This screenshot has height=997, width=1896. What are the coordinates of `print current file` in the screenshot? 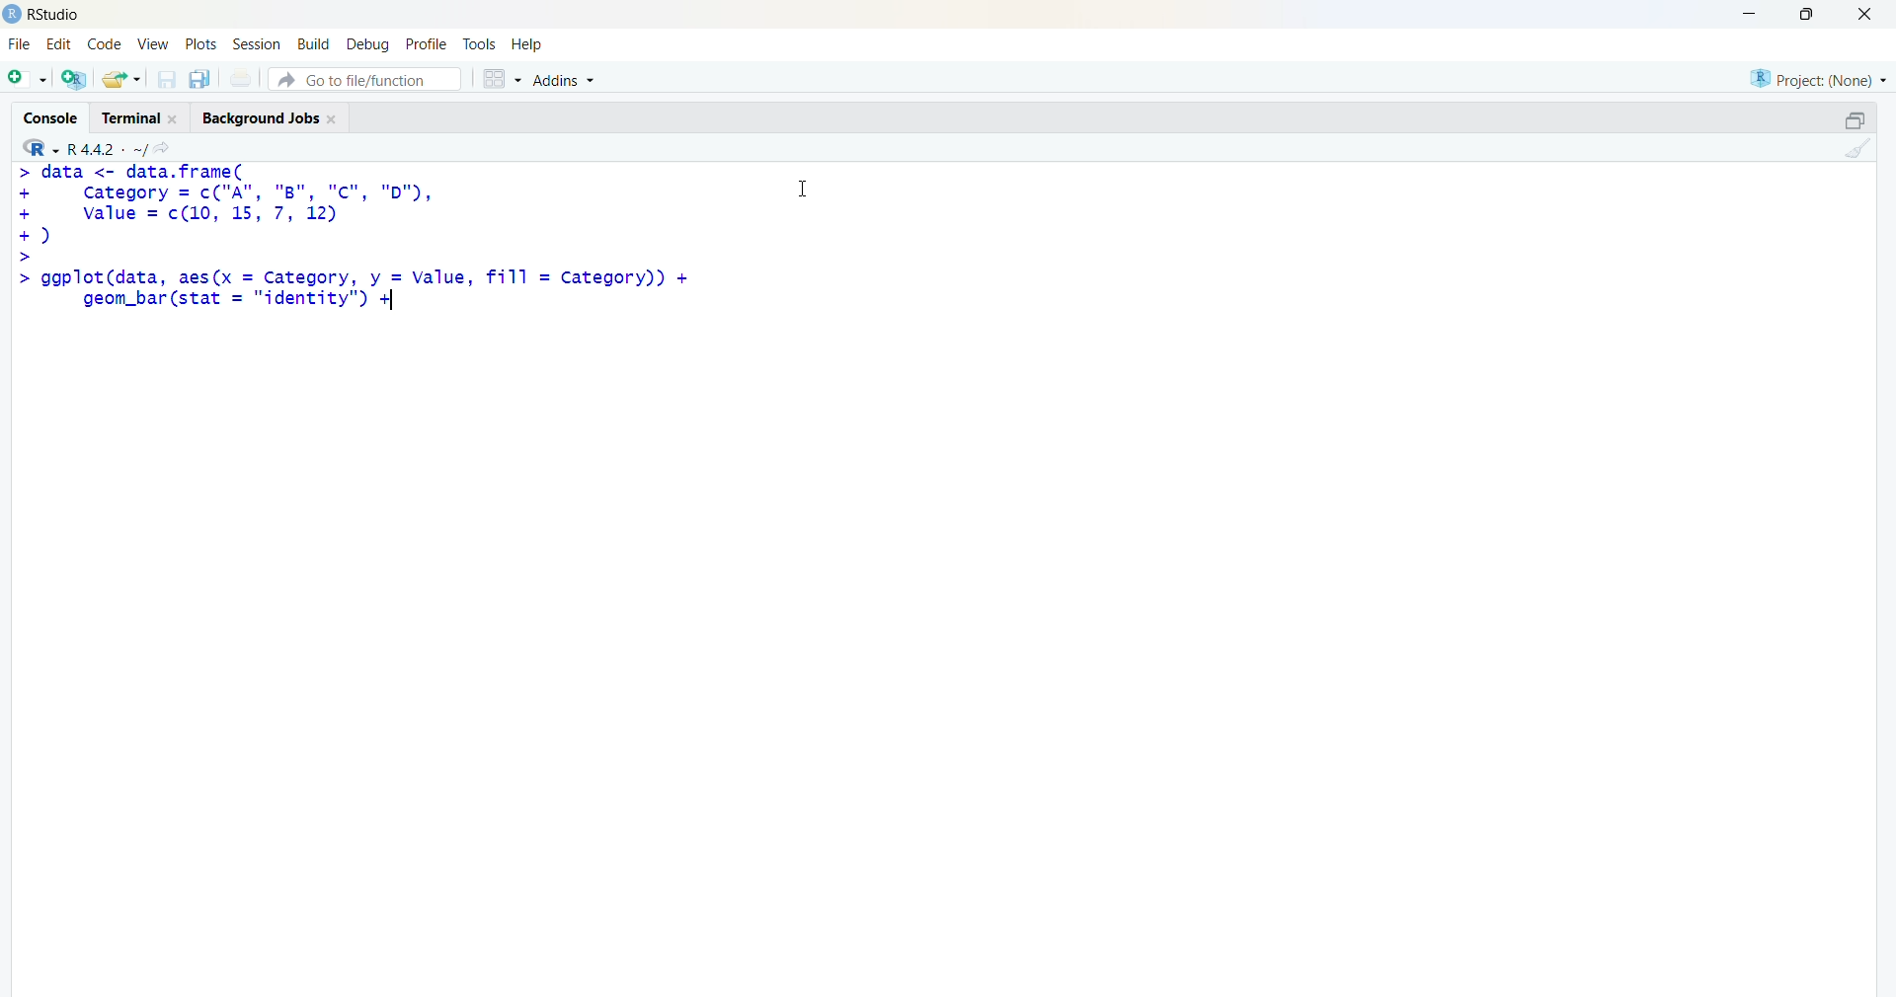 It's located at (238, 78).